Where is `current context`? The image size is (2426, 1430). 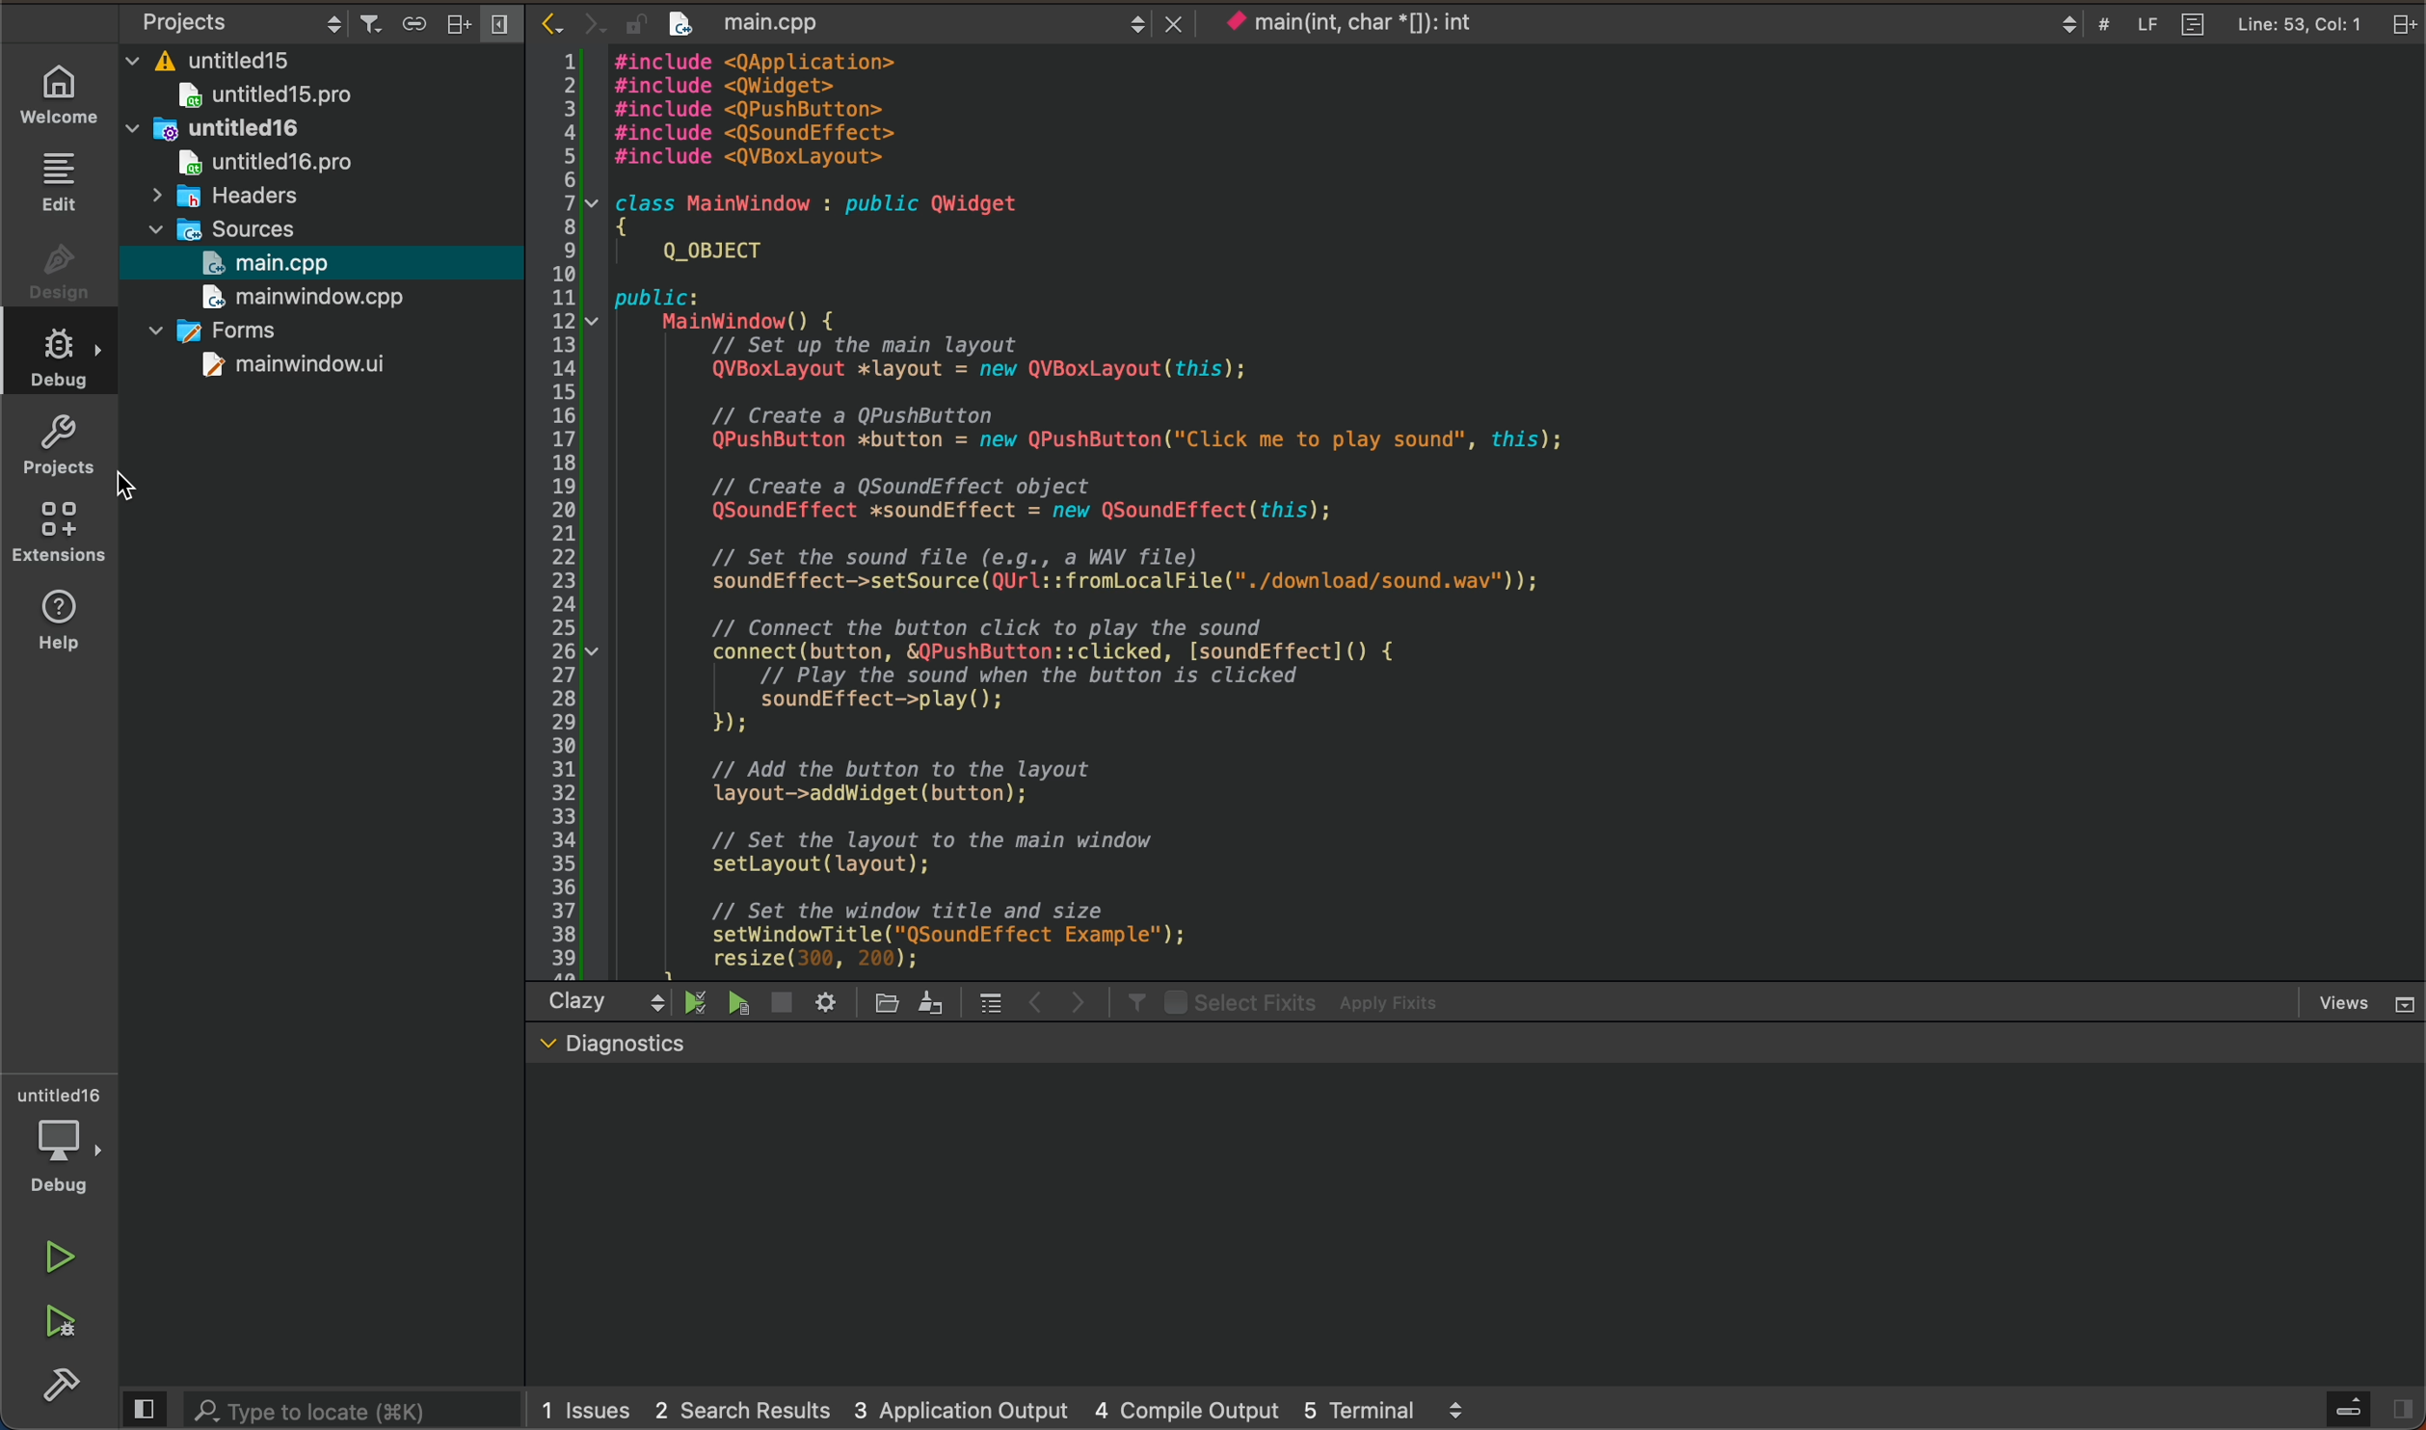
current context is located at coordinates (1391, 26).